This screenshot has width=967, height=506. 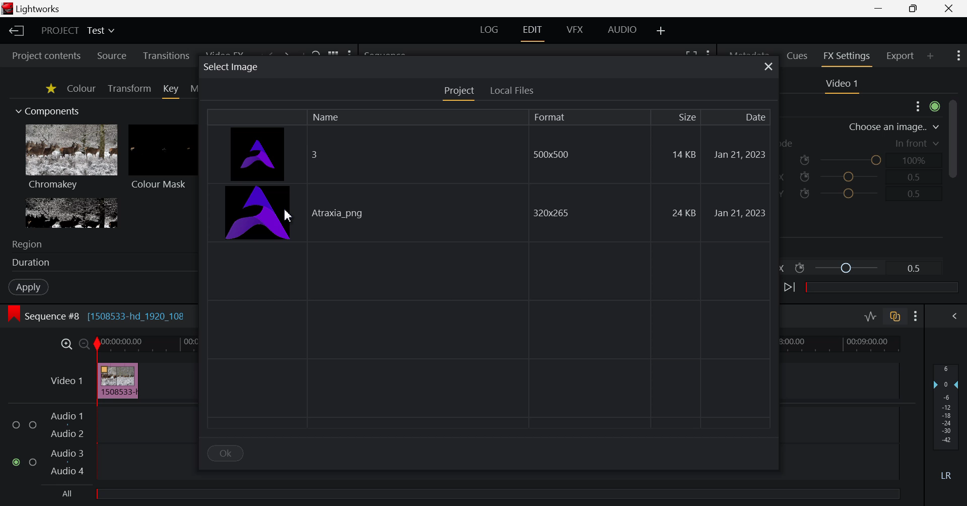 I want to click on Minimize, so click(x=913, y=8).